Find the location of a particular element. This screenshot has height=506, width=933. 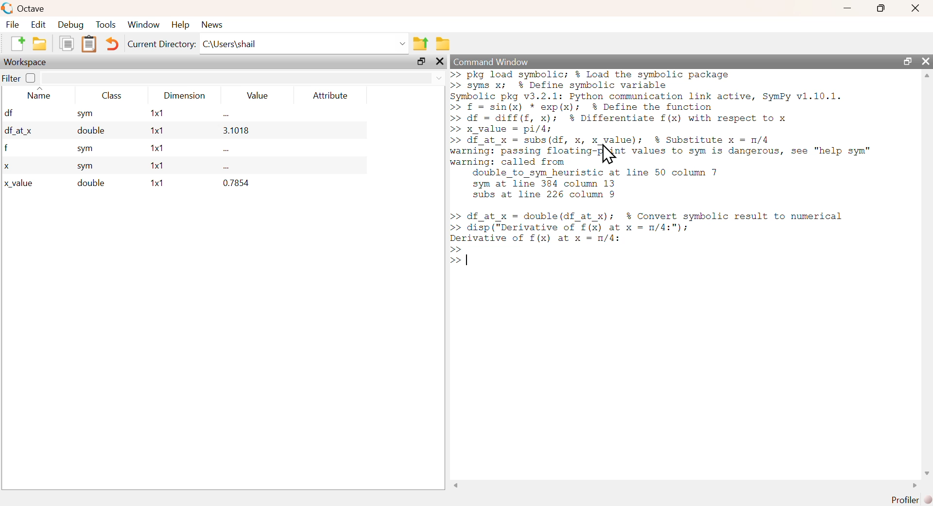

x_value is located at coordinates (19, 184).